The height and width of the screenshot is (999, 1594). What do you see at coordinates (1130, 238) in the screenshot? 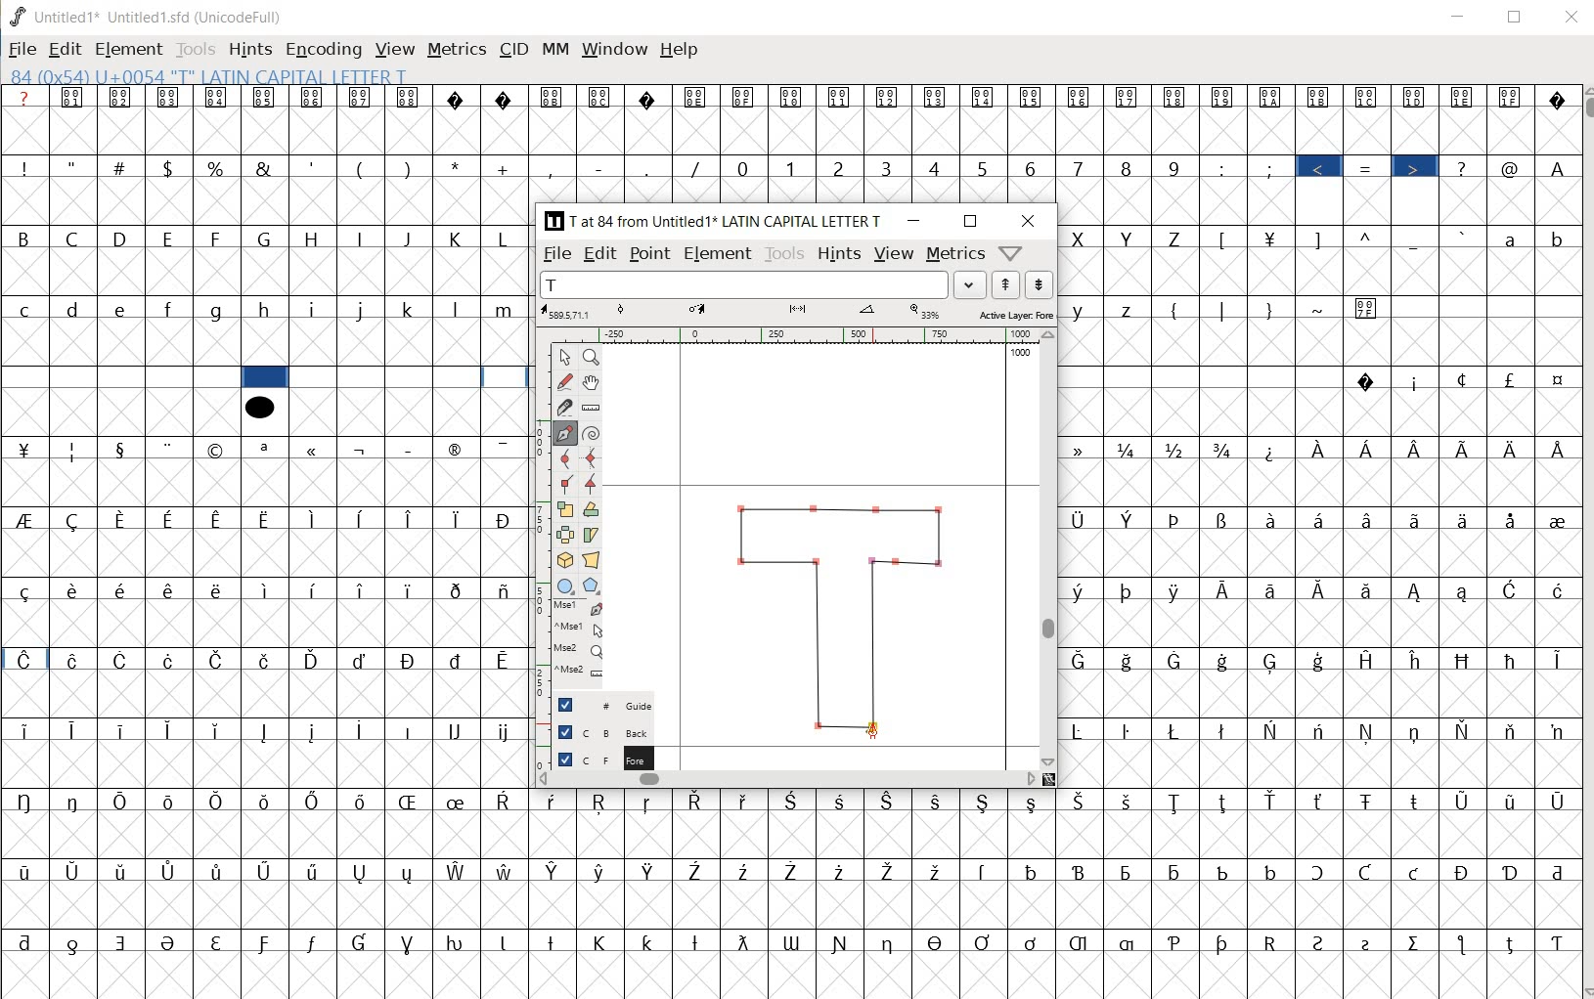
I see `Y` at bounding box center [1130, 238].